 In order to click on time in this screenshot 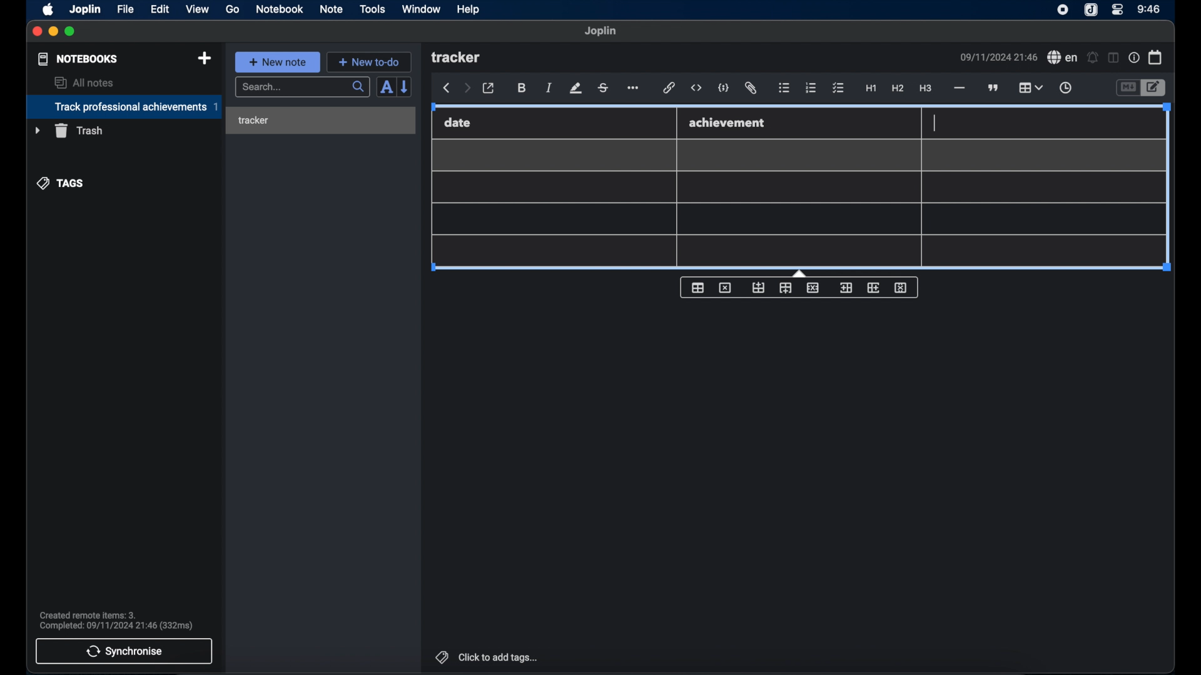, I will do `click(1149, 9)`.